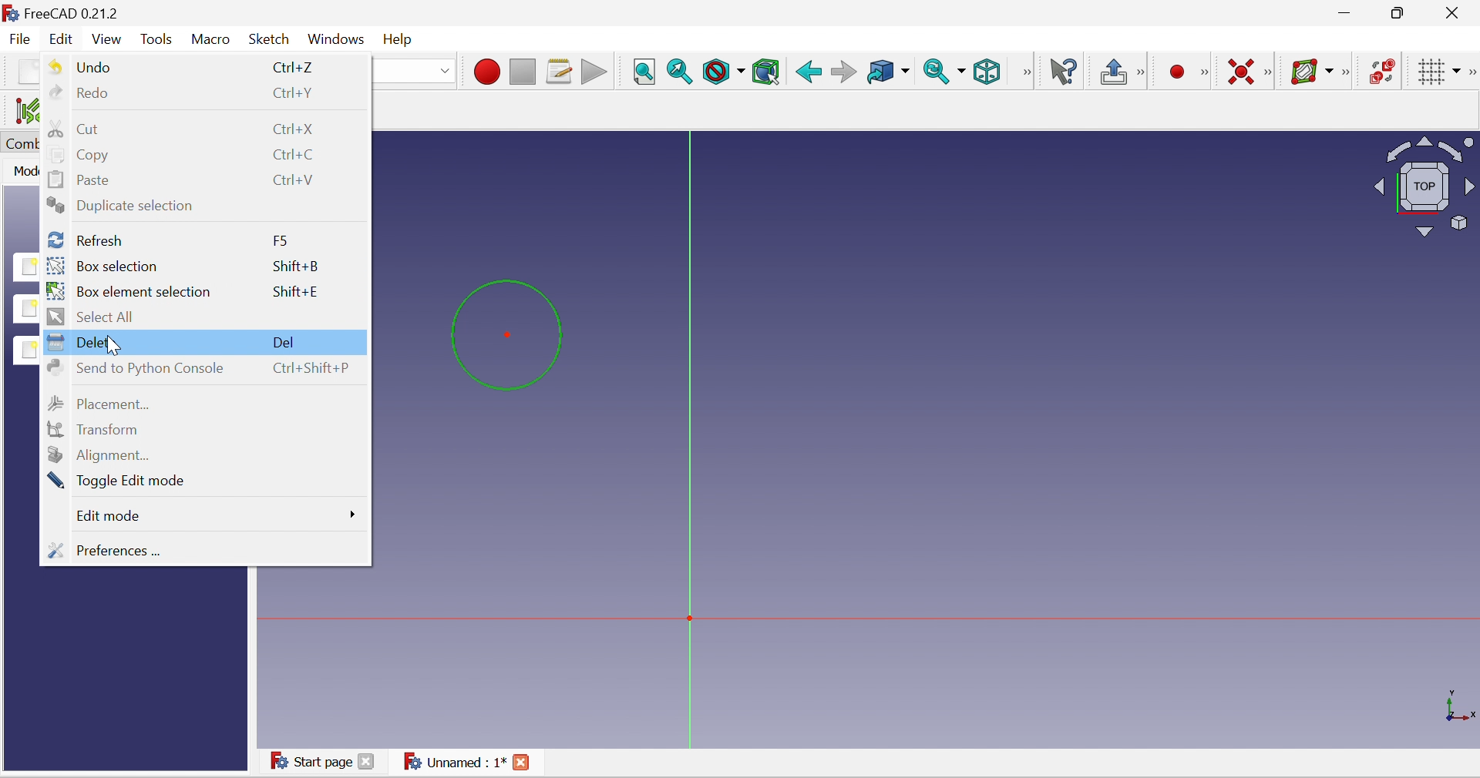  I want to click on Tools, so click(160, 39).